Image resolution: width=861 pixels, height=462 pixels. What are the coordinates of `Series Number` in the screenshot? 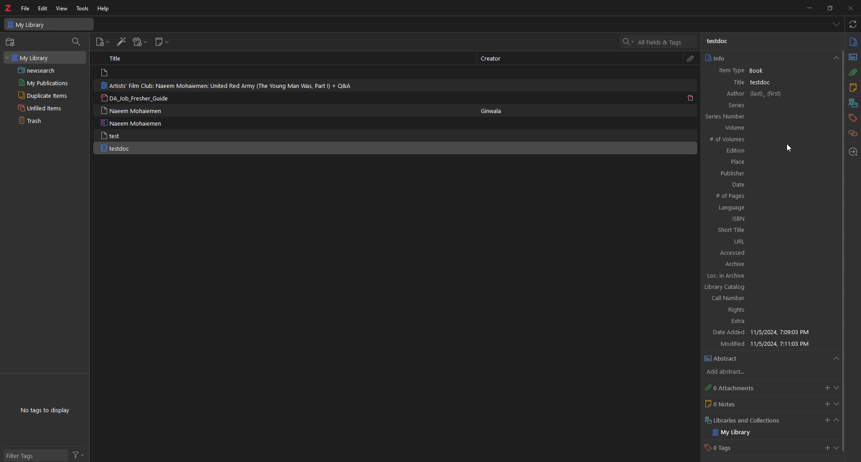 It's located at (769, 117).